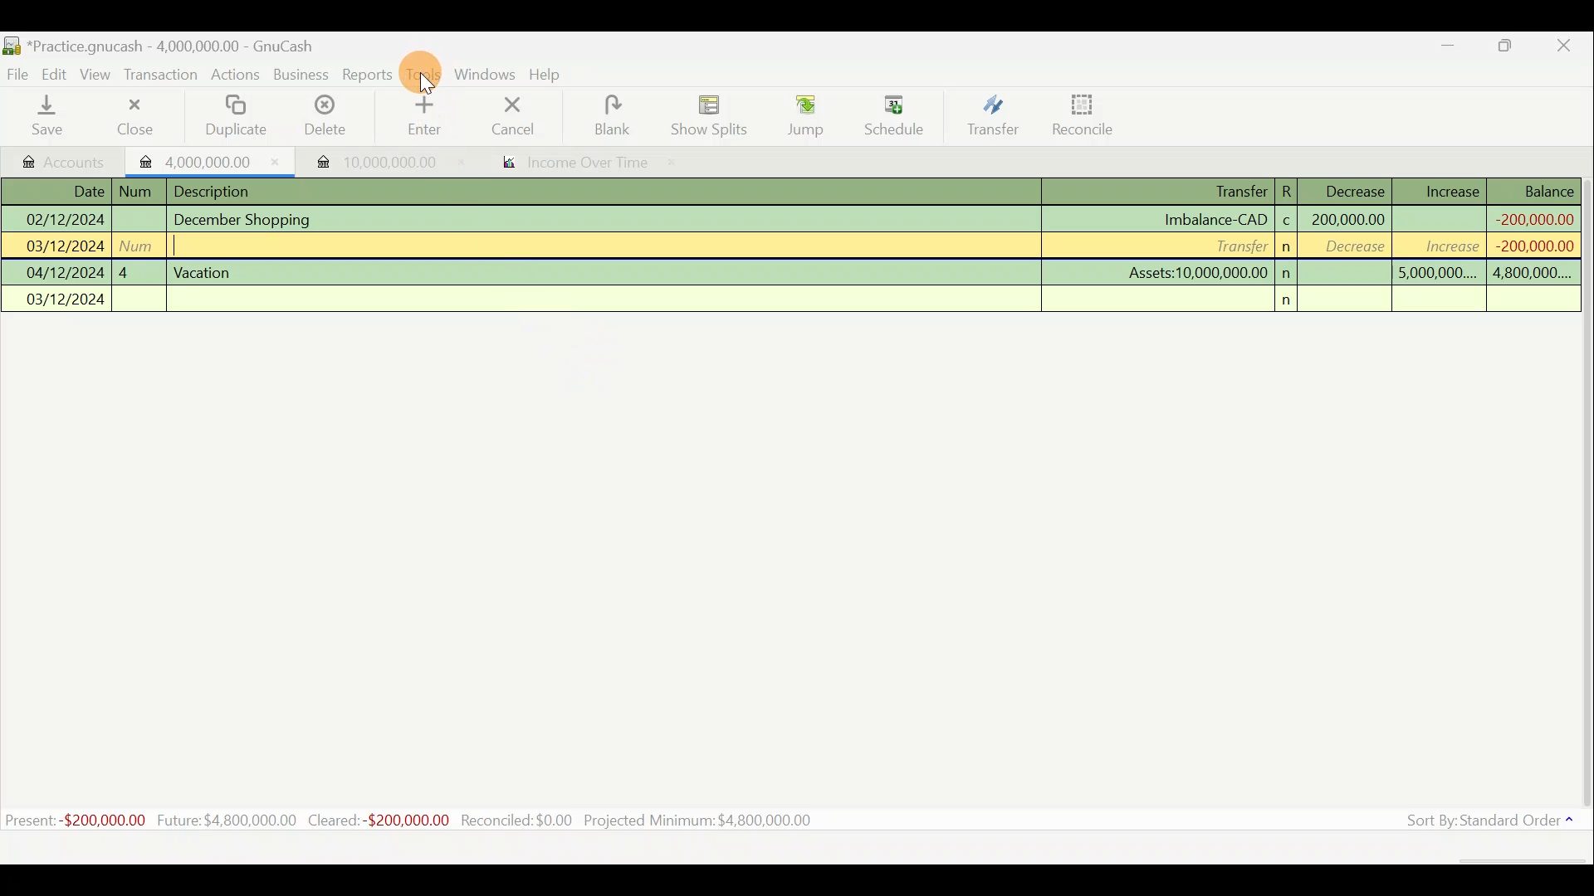  I want to click on Imbalance-CAD, so click(1215, 219).